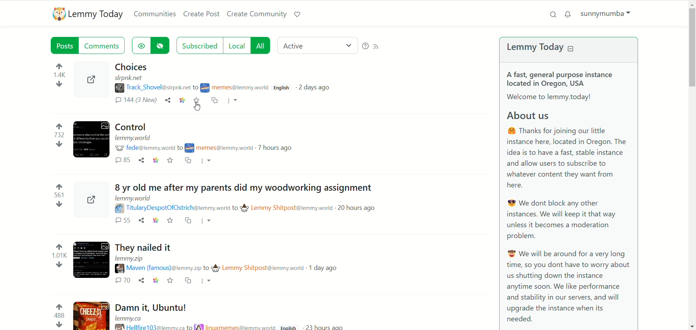  Describe the element at coordinates (186, 281) in the screenshot. I see `Cross post` at that location.